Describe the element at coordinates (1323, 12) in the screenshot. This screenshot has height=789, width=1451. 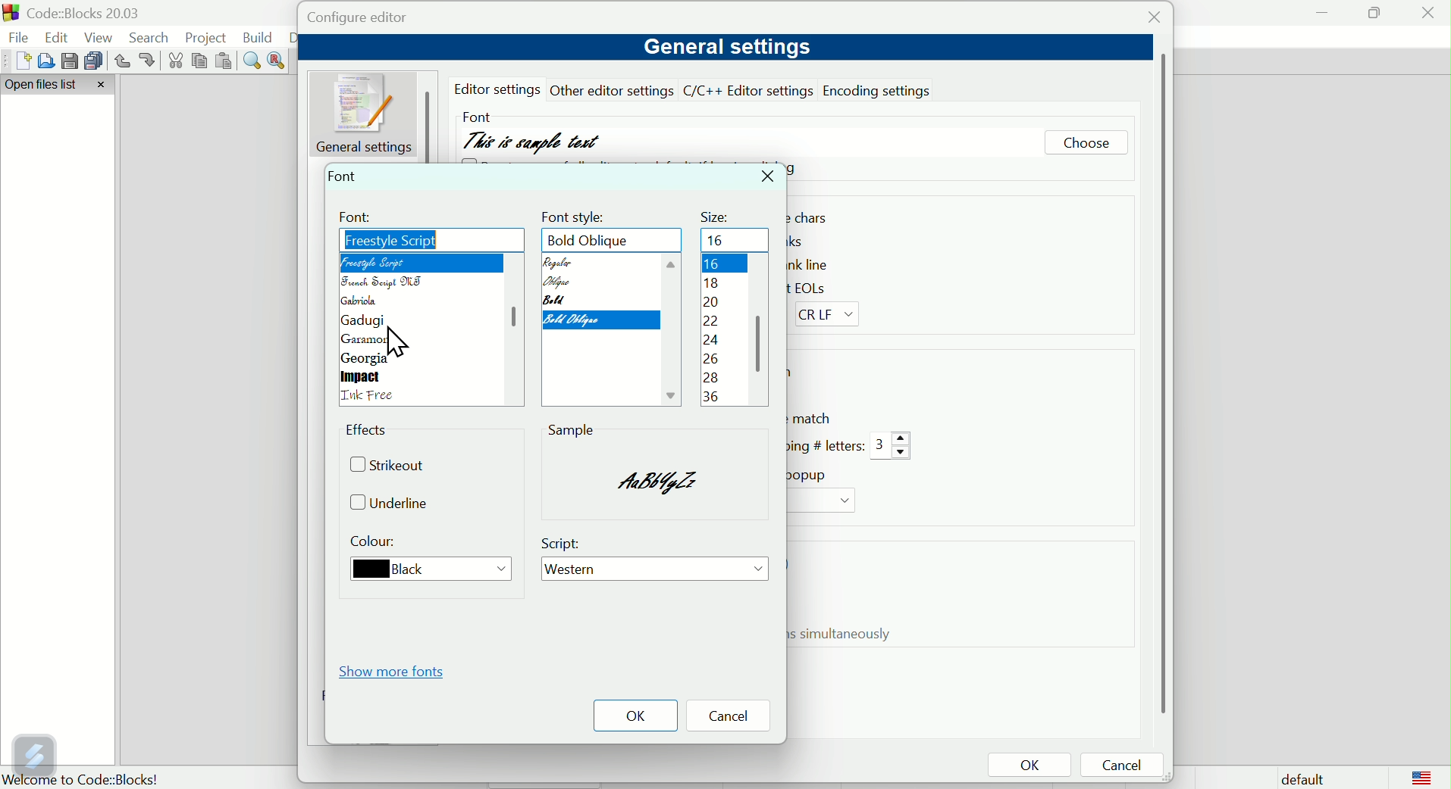
I see `minimise` at that location.